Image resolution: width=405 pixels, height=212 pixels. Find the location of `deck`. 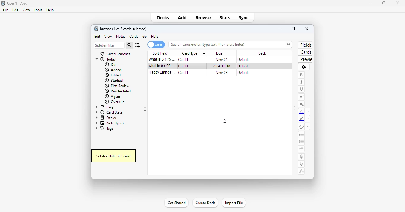

deck is located at coordinates (262, 53).